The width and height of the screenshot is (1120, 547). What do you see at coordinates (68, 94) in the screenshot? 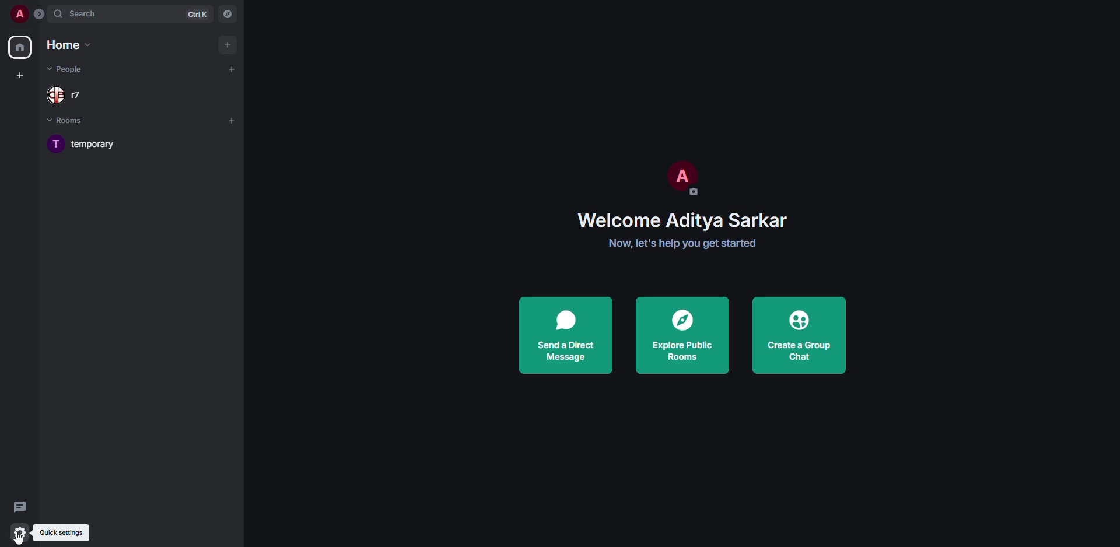
I see `people` at bounding box center [68, 94].